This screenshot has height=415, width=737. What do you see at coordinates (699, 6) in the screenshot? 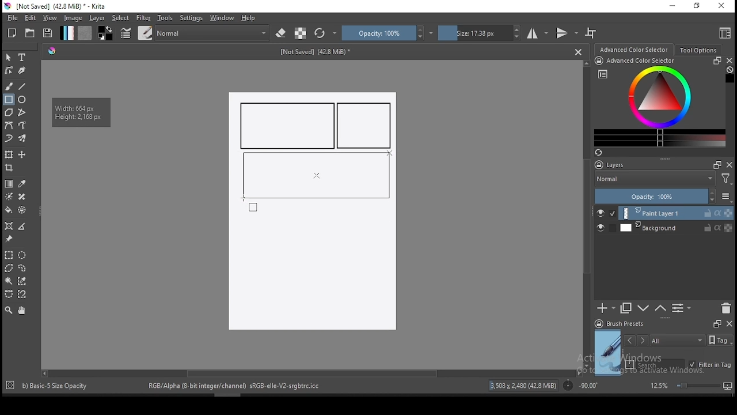
I see `restore` at bounding box center [699, 6].